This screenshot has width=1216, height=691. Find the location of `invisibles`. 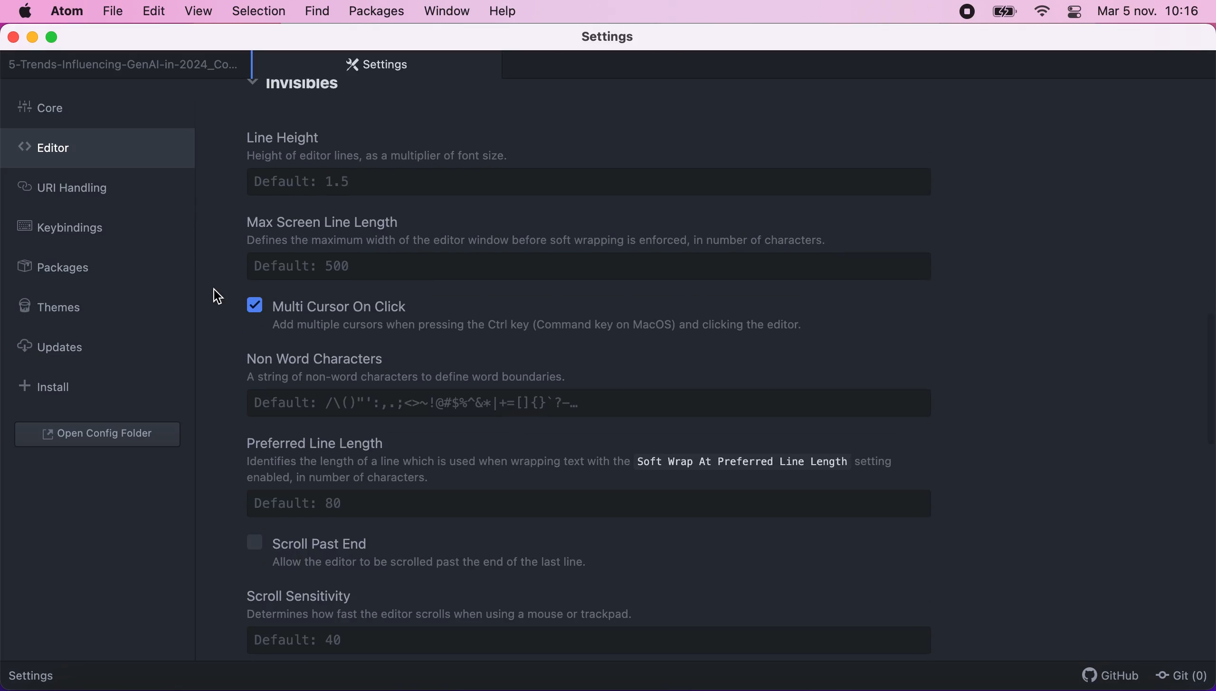

invisibles is located at coordinates (301, 87).